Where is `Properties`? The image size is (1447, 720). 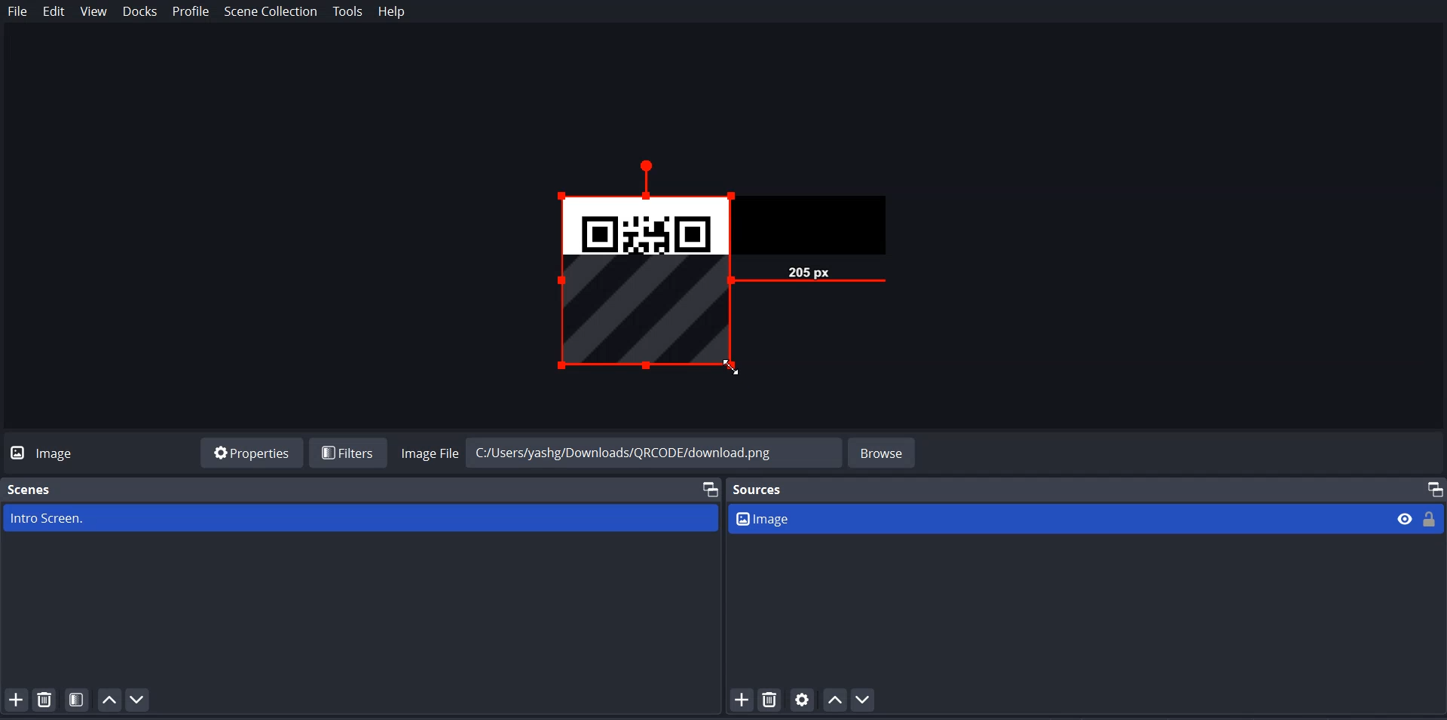 Properties is located at coordinates (252, 452).